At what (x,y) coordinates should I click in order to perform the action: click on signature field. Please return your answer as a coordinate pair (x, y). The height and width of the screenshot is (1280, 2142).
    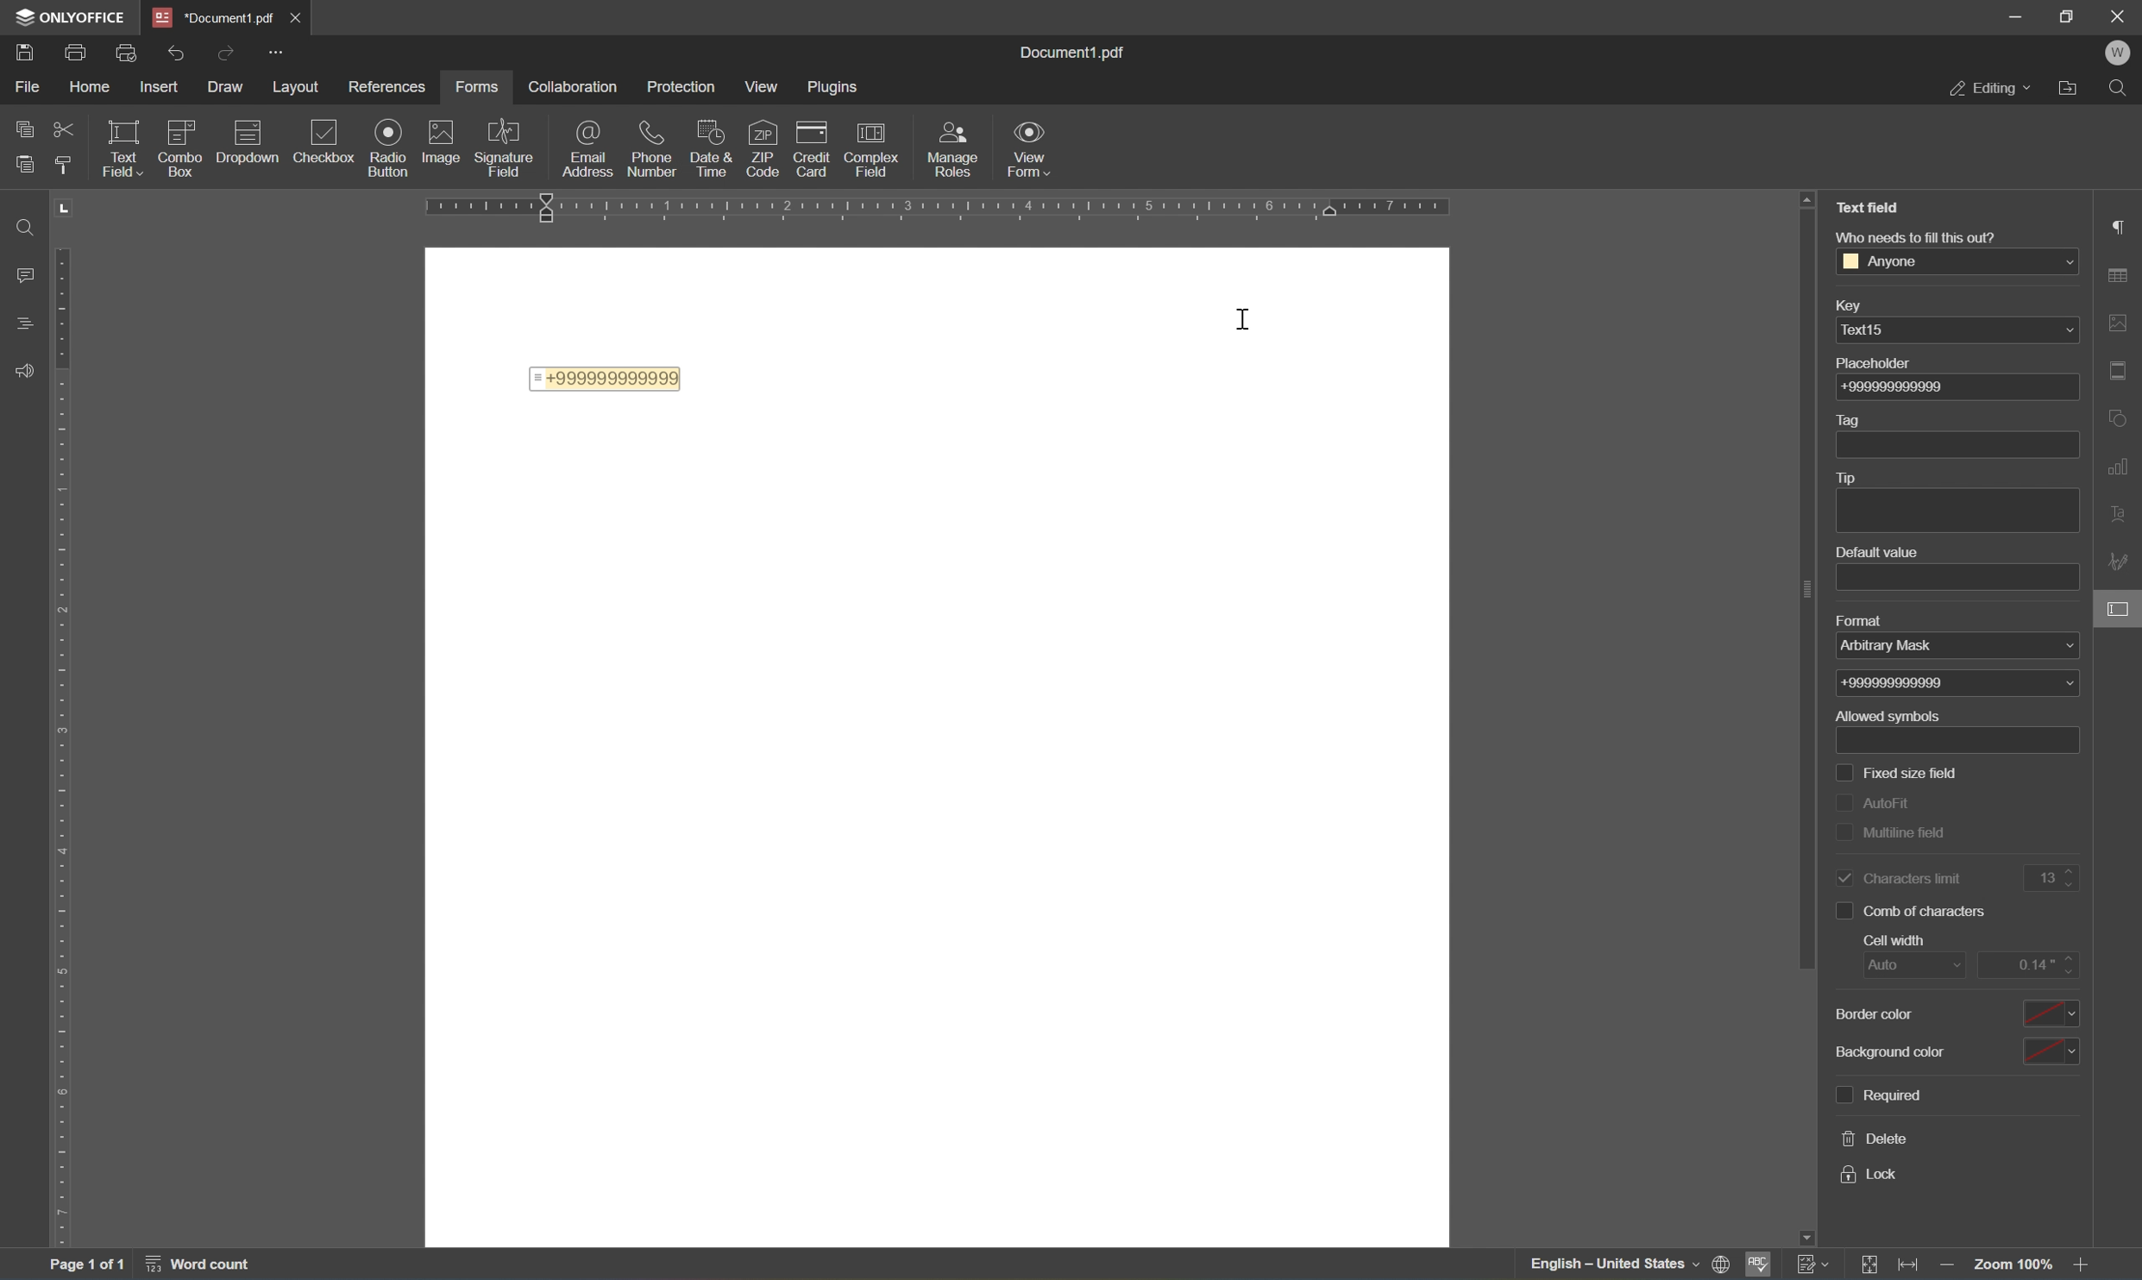
    Looking at the image, I should click on (506, 147).